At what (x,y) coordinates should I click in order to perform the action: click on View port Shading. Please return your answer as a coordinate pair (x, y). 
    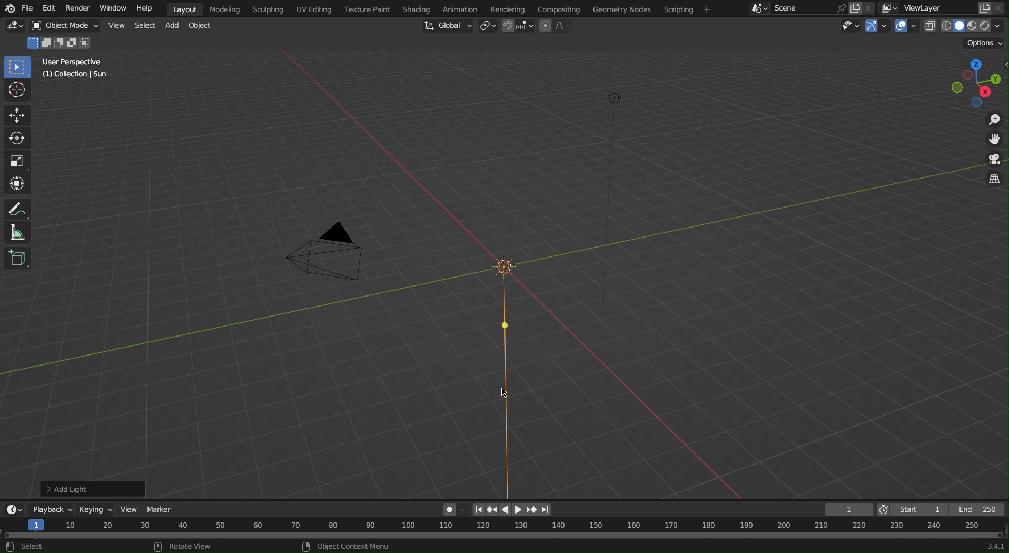
    Looking at the image, I should click on (965, 27).